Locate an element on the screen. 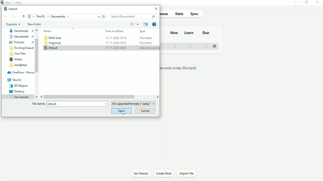 Image resolution: width=323 pixels, height=181 pixels. 0 is located at coordinates (191, 46).